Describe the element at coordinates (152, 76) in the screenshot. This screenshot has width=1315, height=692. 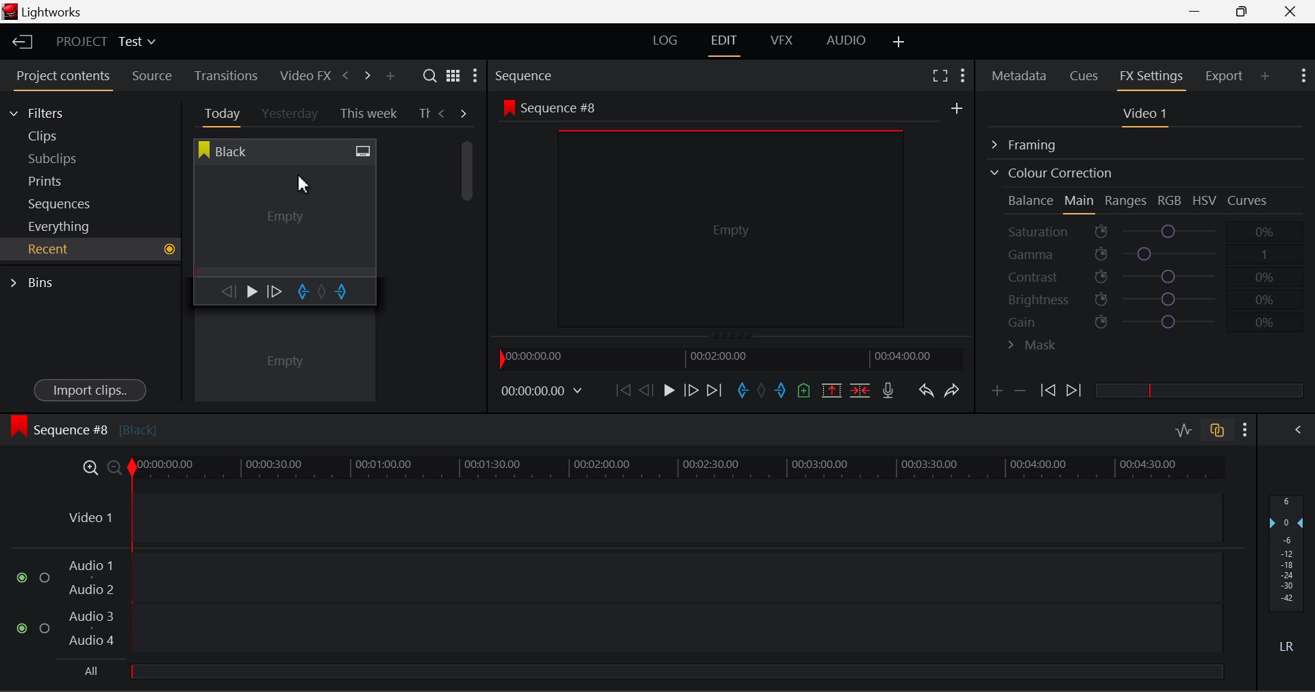
I see `Source` at that location.